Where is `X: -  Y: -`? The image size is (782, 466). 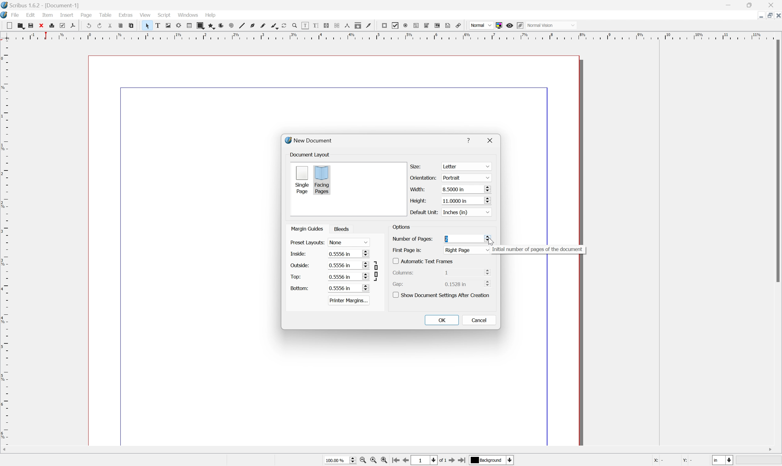
X: -  Y: - is located at coordinates (673, 460).